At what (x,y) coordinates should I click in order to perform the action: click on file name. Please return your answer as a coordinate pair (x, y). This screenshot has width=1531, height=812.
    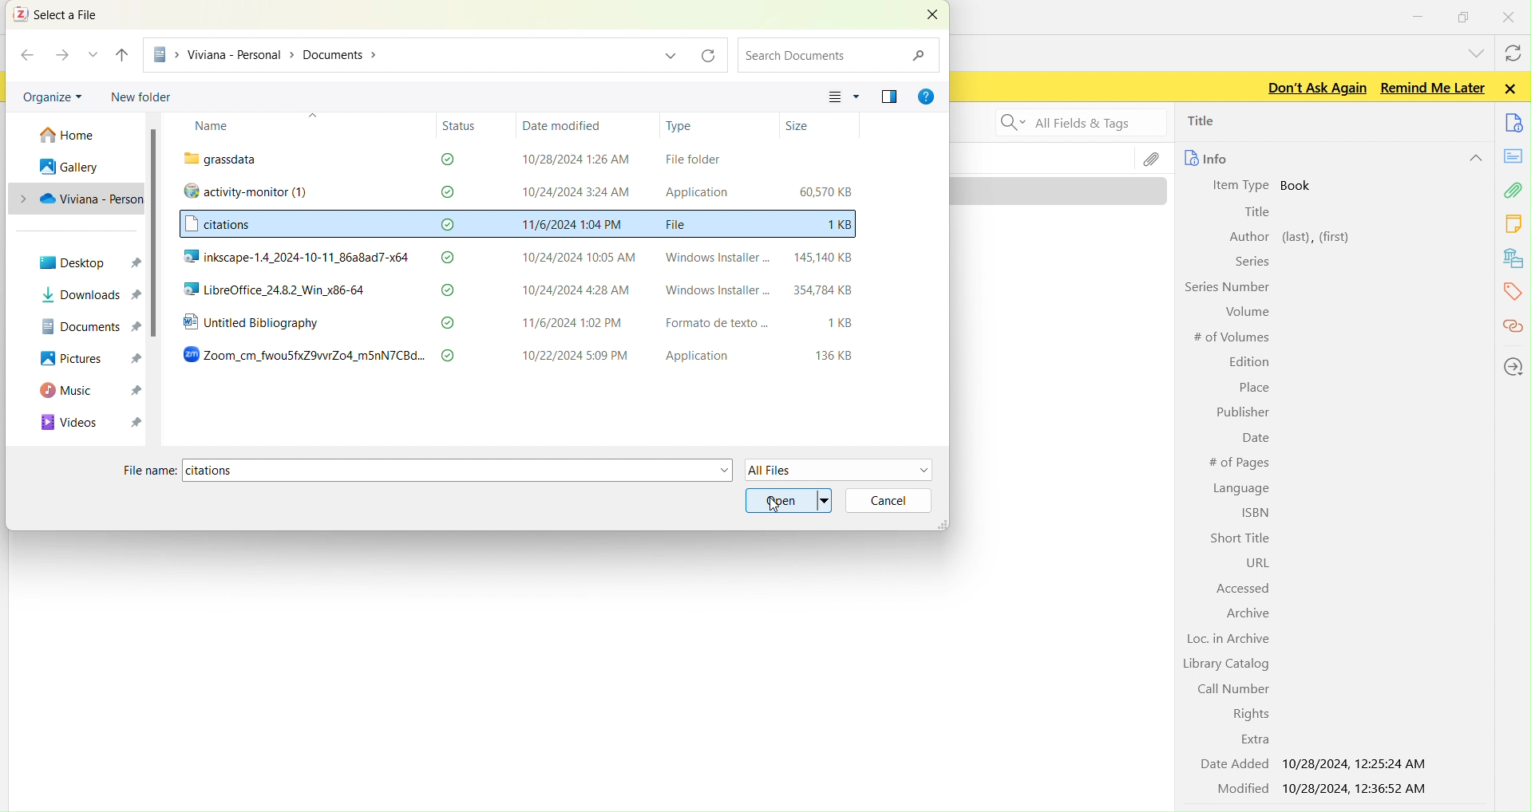
    Looking at the image, I should click on (419, 469).